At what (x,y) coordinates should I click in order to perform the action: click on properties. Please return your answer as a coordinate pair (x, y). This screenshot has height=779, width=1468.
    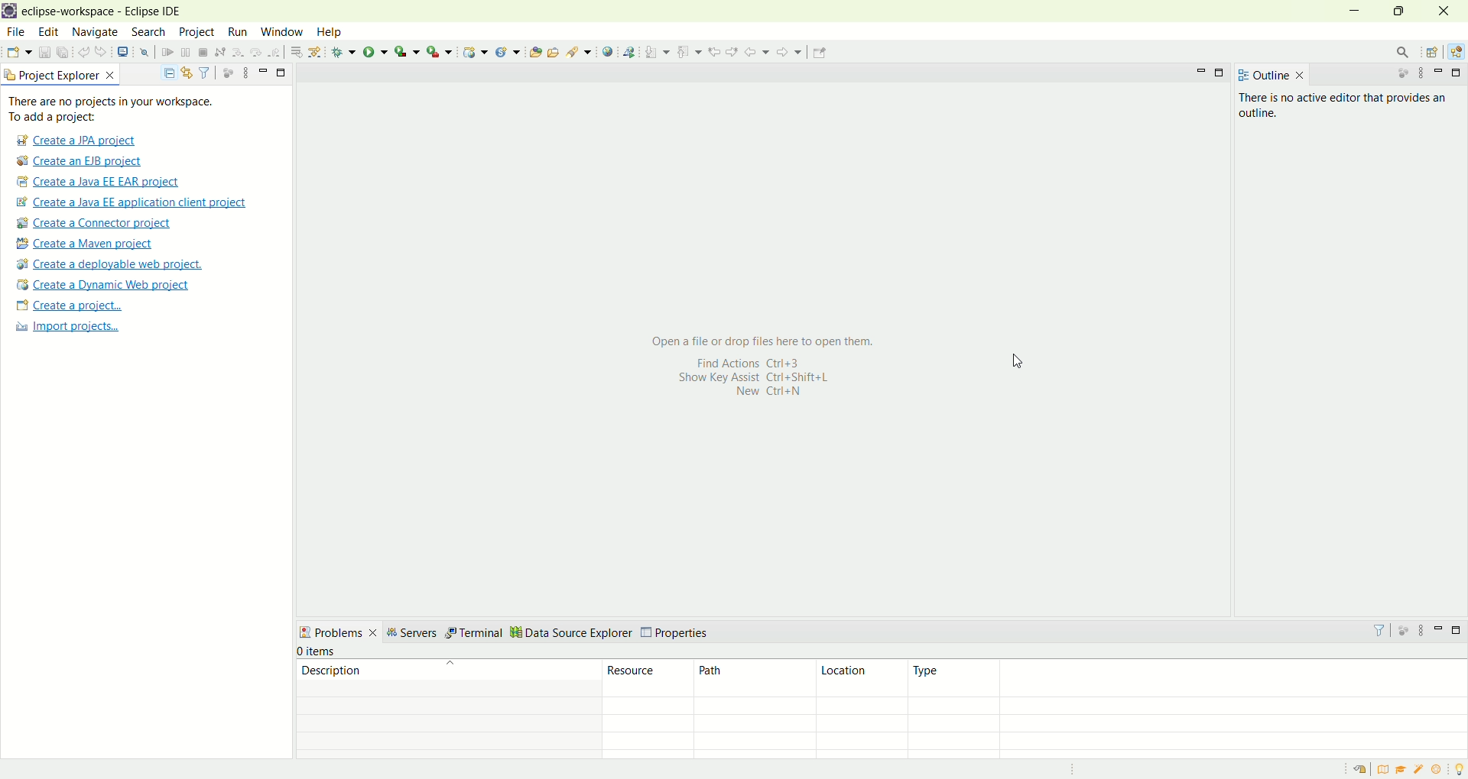
    Looking at the image, I should click on (677, 634).